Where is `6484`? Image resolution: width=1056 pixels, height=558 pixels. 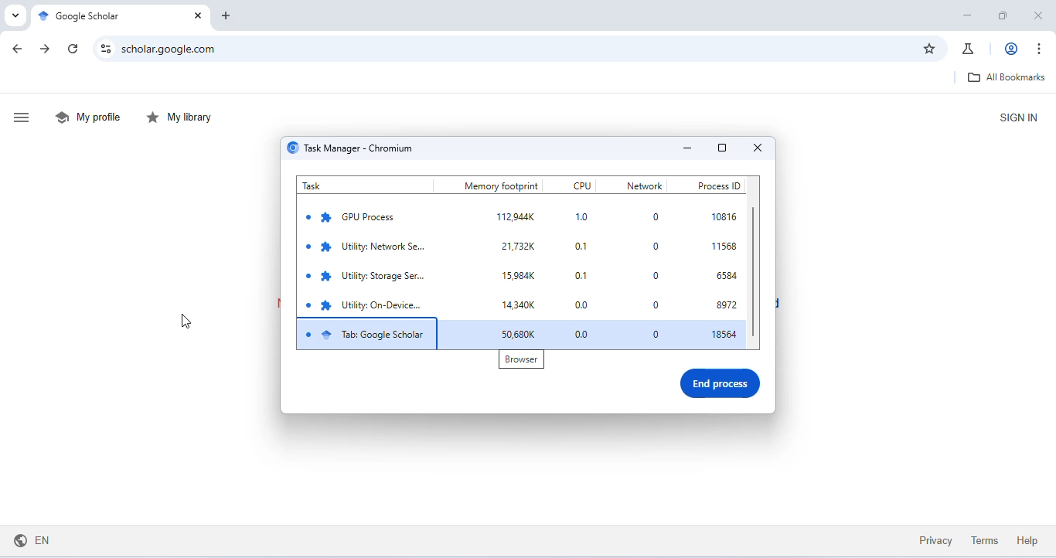 6484 is located at coordinates (726, 276).